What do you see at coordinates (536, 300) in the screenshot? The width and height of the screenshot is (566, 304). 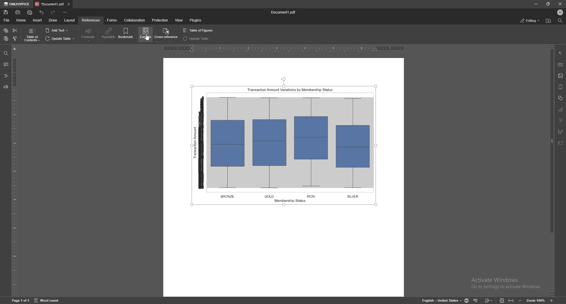 I see `zoom` at bounding box center [536, 300].